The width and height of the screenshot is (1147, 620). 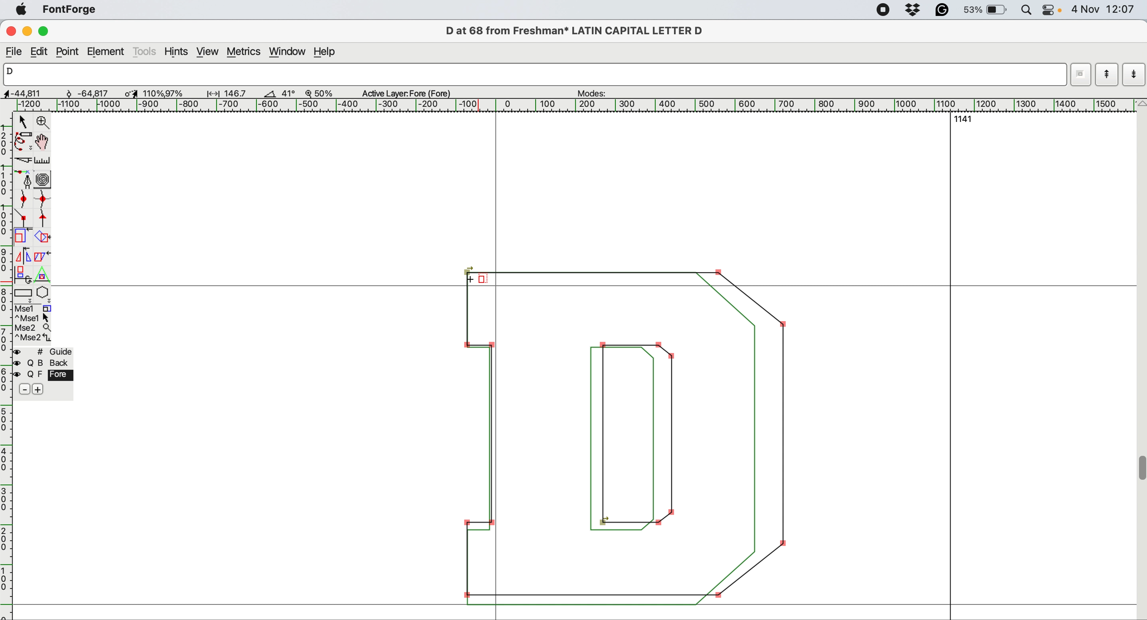 I want to click on scale the selection, so click(x=22, y=238).